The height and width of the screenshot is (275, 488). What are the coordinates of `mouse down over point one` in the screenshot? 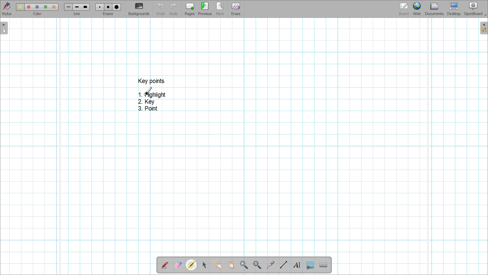 It's located at (149, 91).